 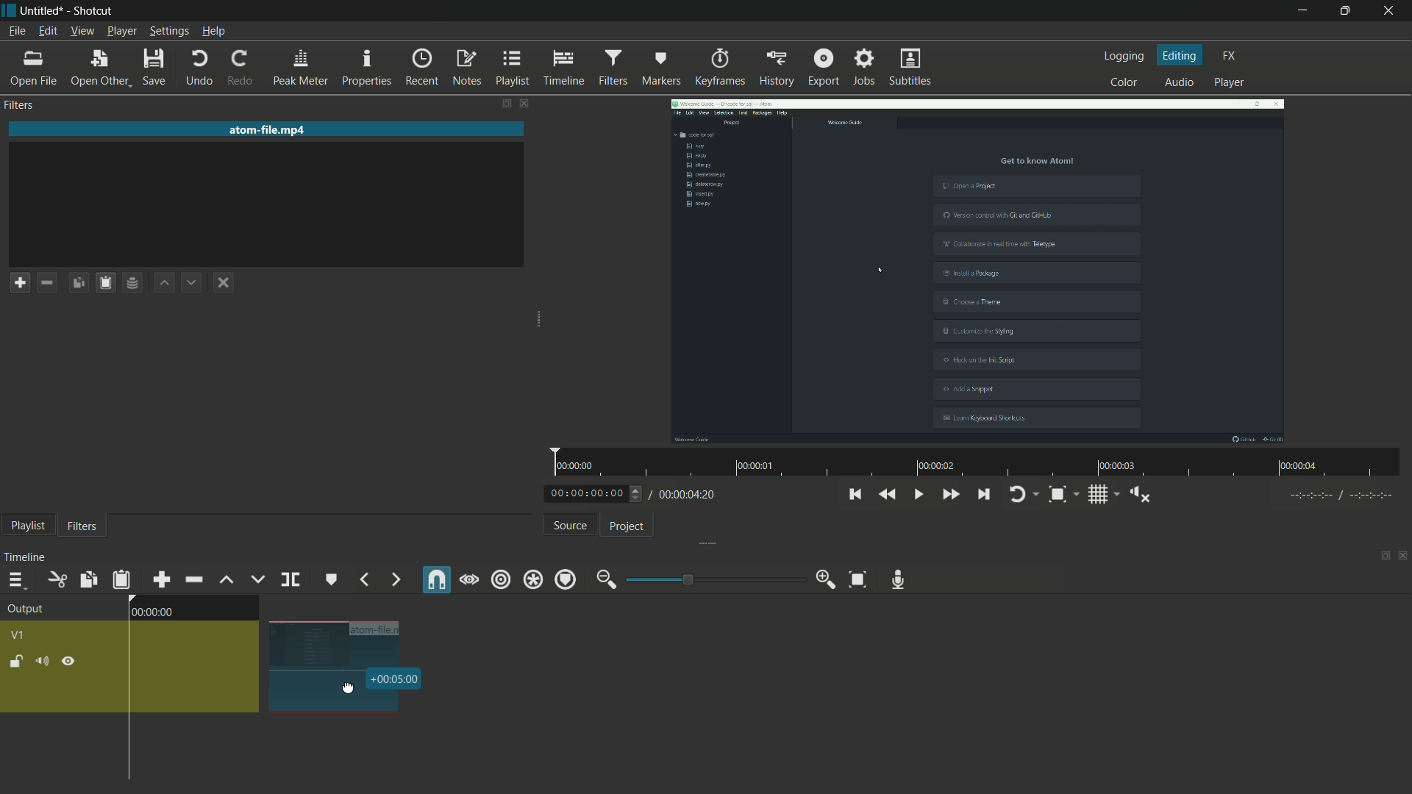 I want to click on cut, so click(x=55, y=580).